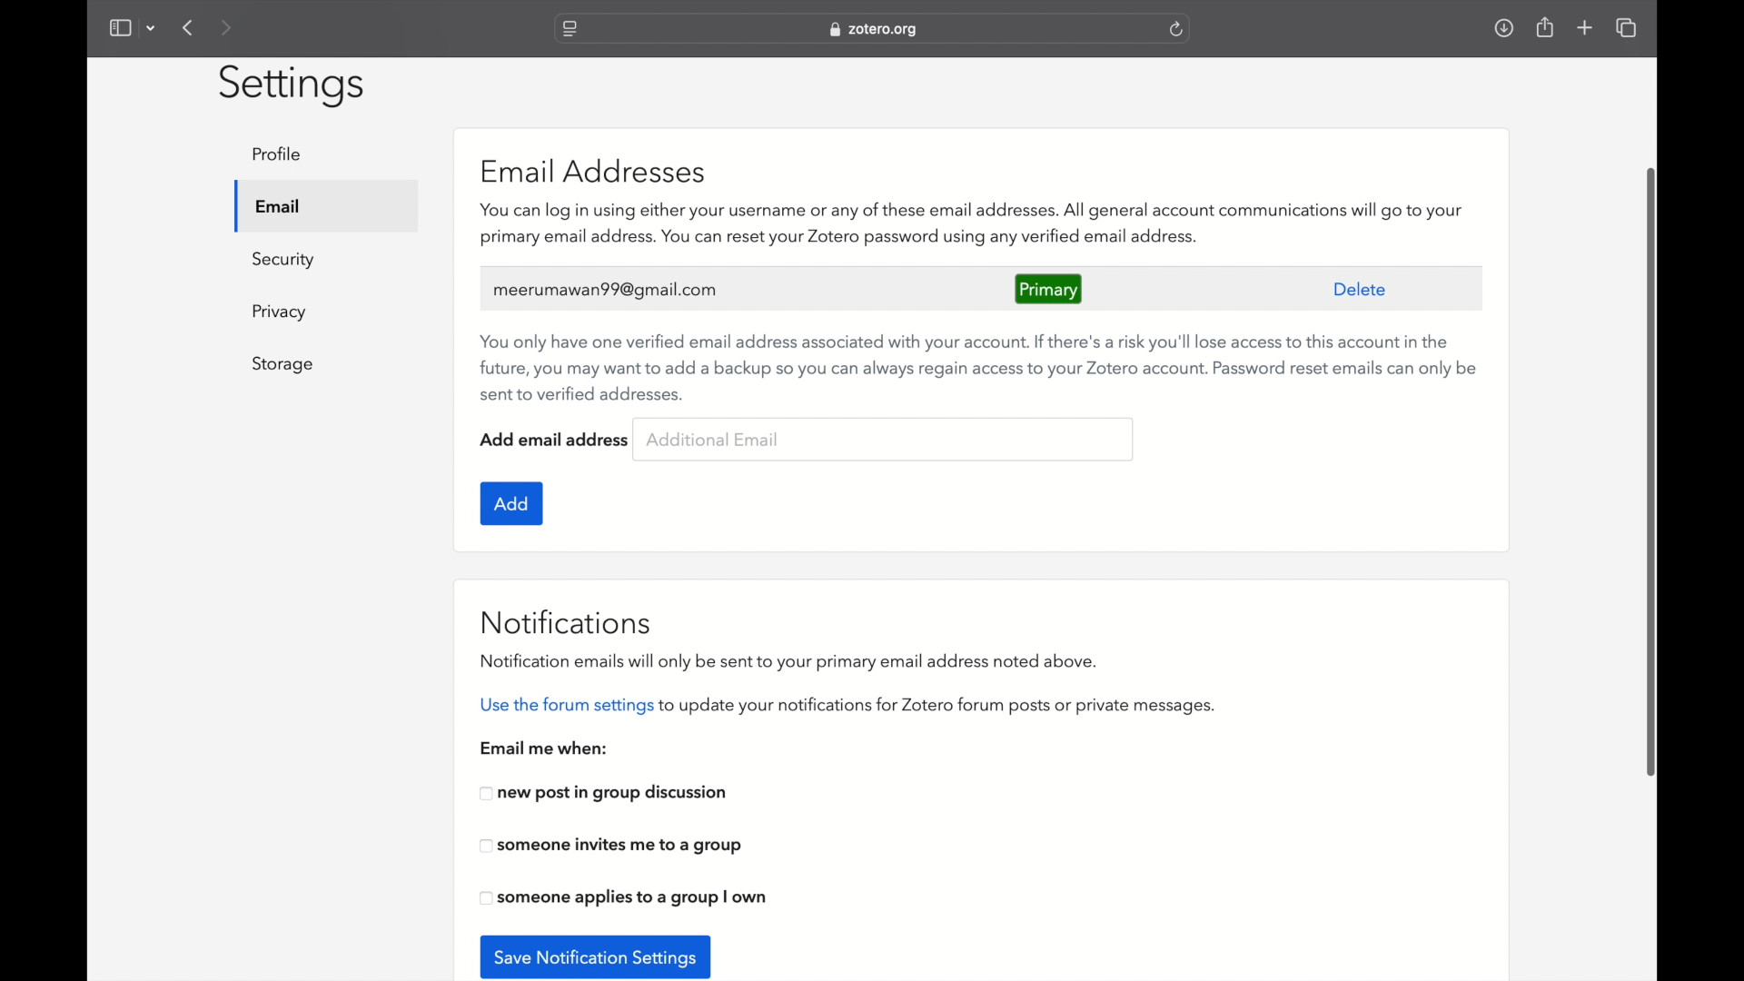 The height and width of the screenshot is (981, 1744). What do you see at coordinates (292, 85) in the screenshot?
I see `settings` at bounding box center [292, 85].